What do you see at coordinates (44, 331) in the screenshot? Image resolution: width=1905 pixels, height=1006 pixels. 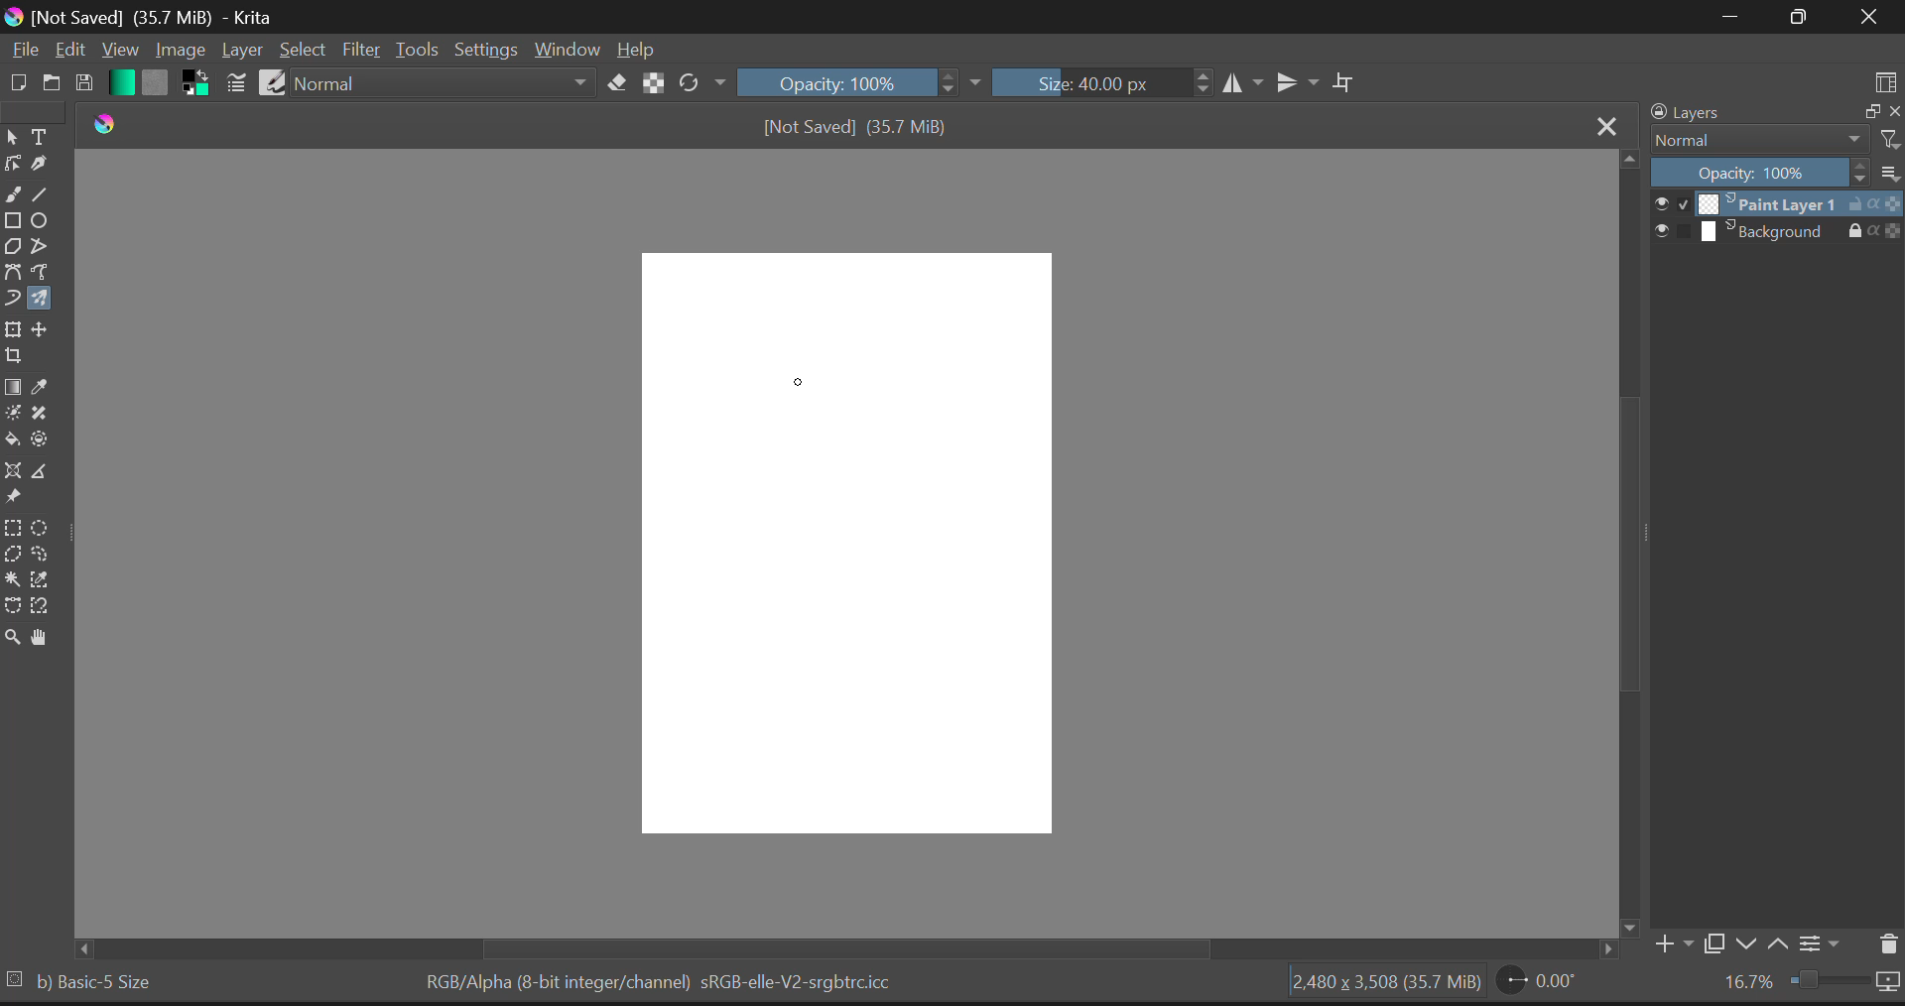 I see `Move Layer` at bounding box center [44, 331].